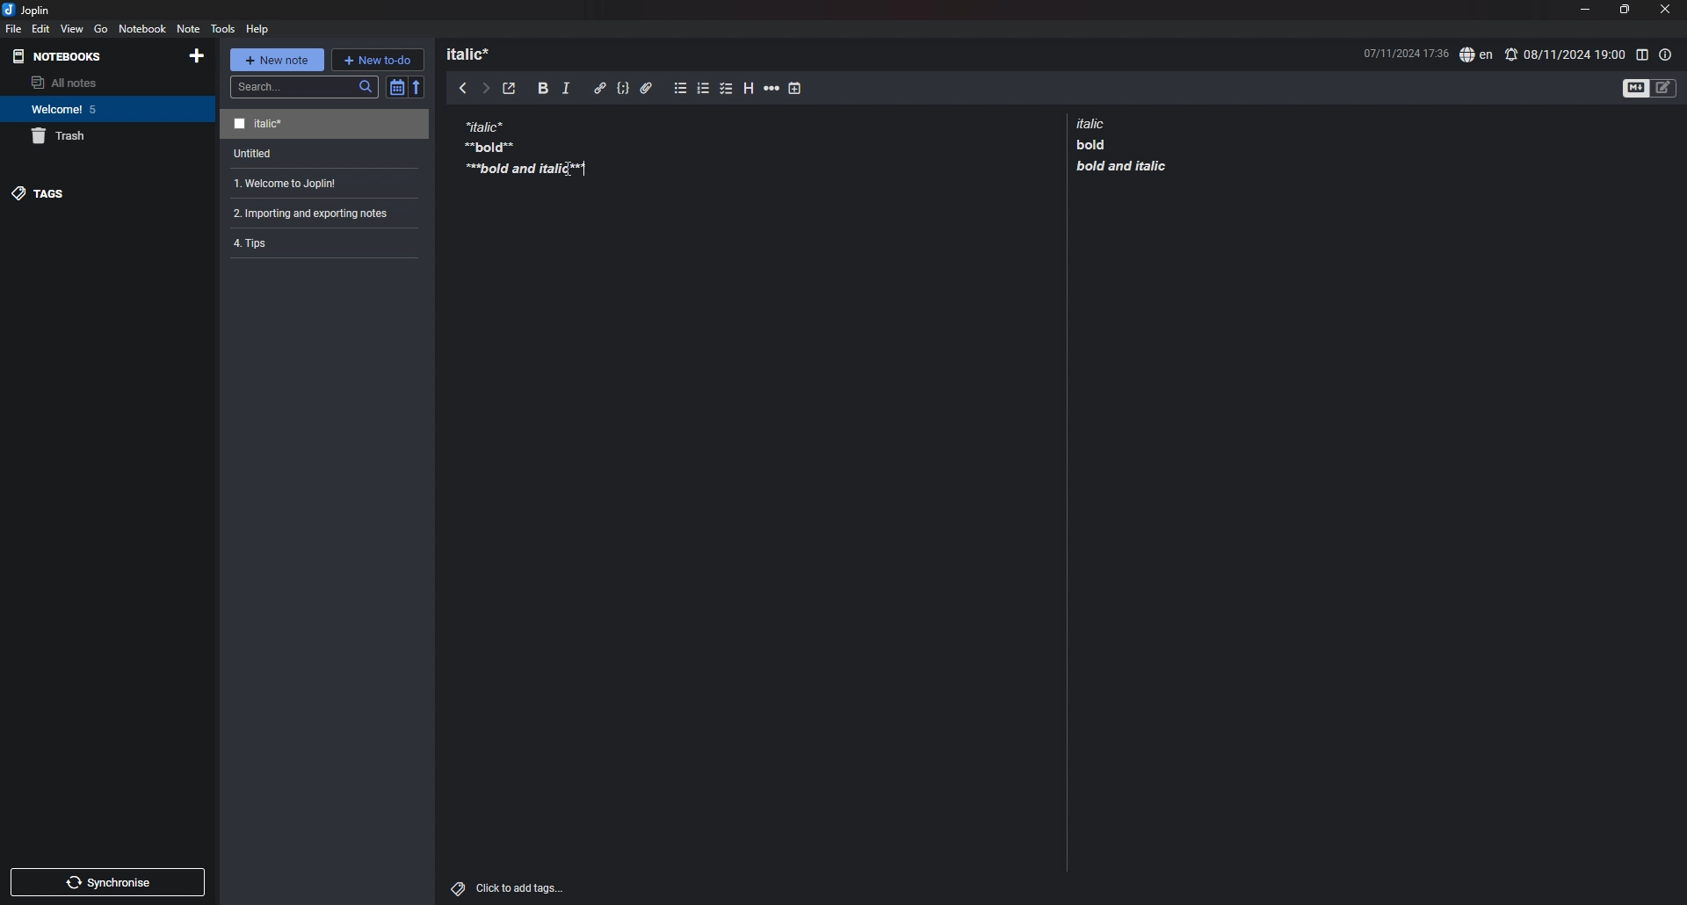  Describe the element at coordinates (566, 91) in the screenshot. I see `italic` at that location.